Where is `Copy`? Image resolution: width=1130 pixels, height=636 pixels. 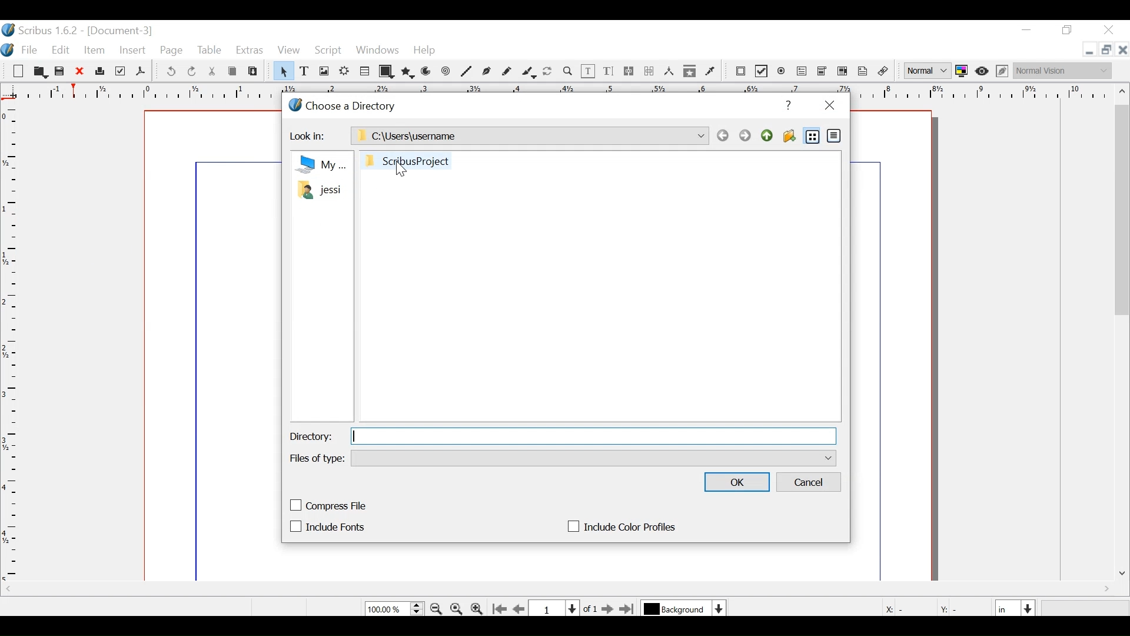
Copy is located at coordinates (232, 71).